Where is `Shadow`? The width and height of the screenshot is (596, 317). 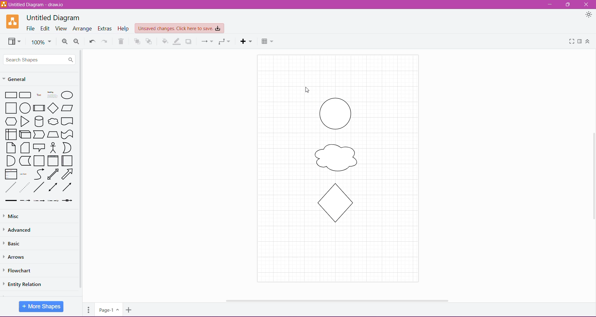
Shadow is located at coordinates (189, 41).